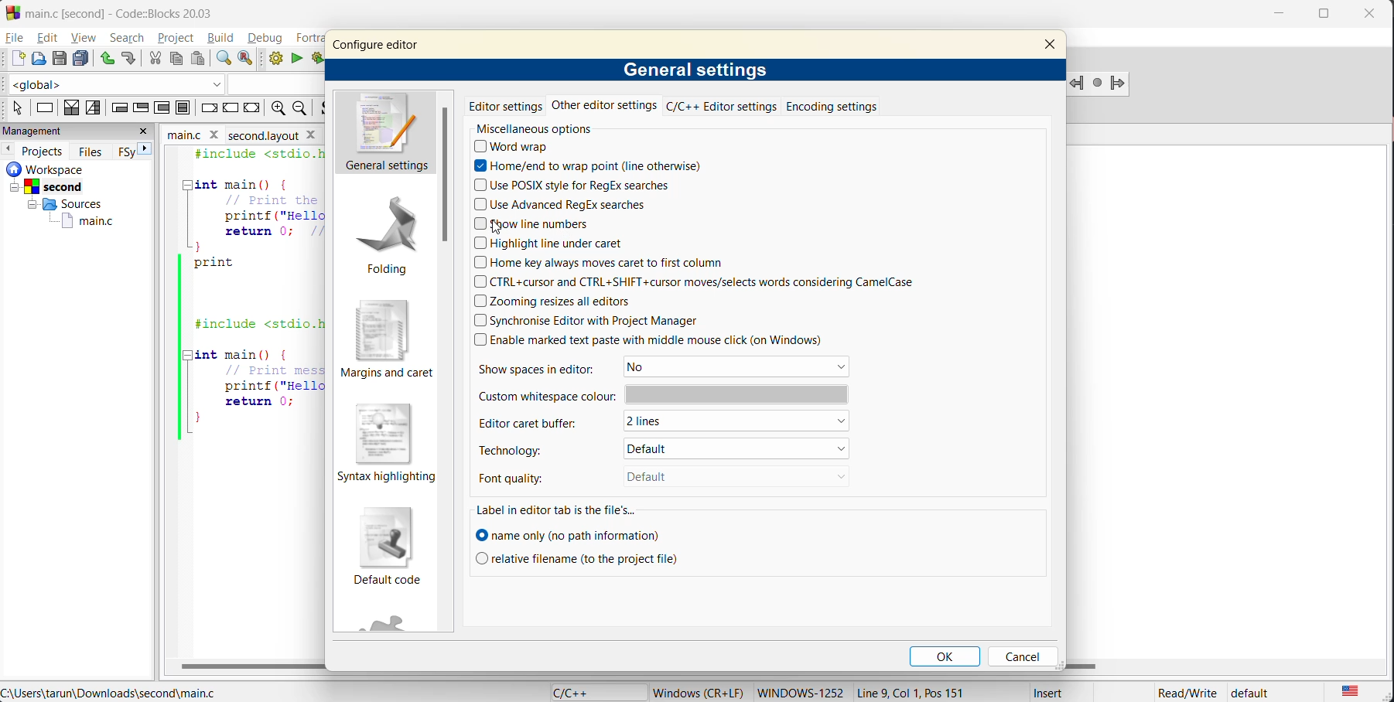 The width and height of the screenshot is (1394, 702). I want to click on Jump forward, so click(1119, 81).